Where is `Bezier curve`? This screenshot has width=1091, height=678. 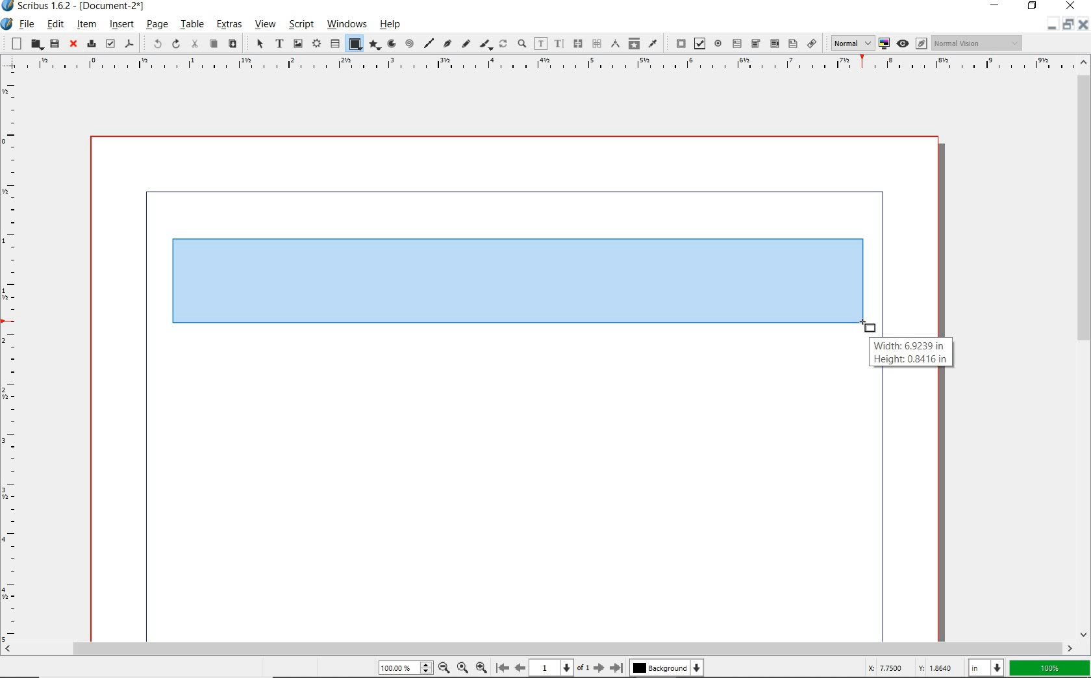 Bezier curve is located at coordinates (448, 44).